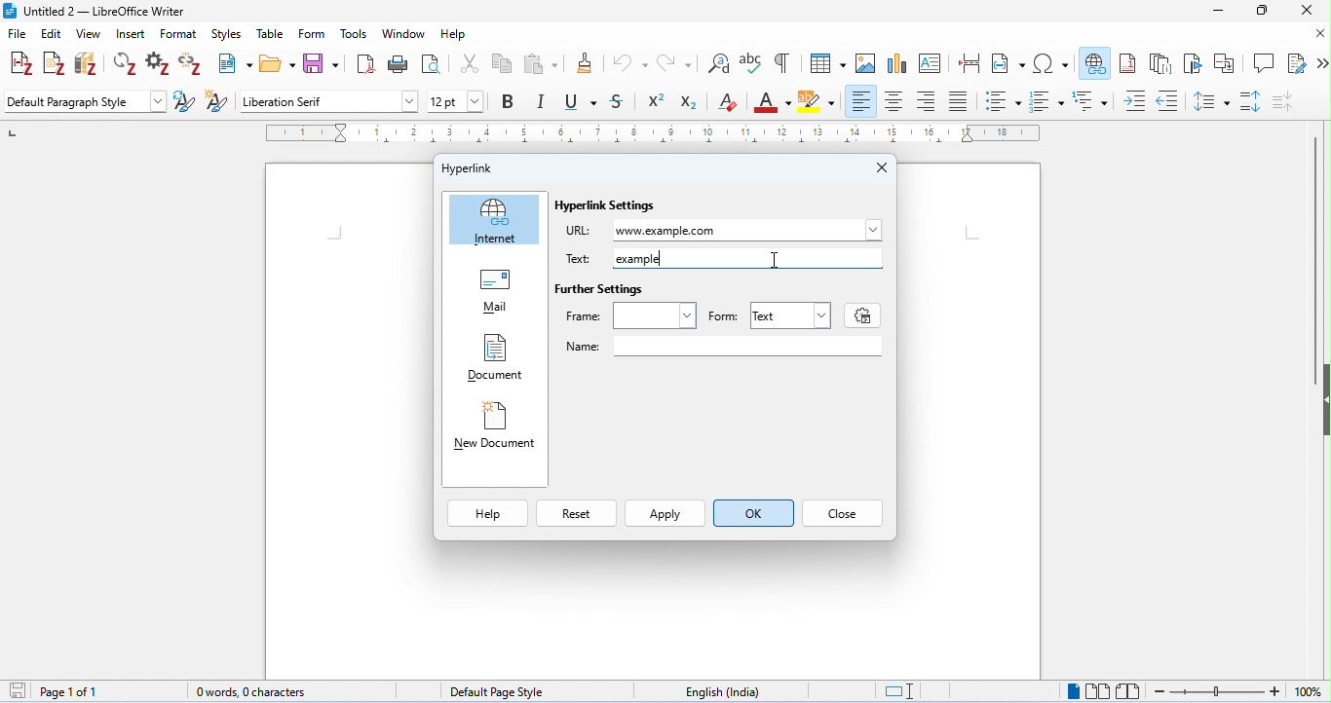 This screenshot has height=703, width=1331. What do you see at coordinates (492, 513) in the screenshot?
I see `Help` at bounding box center [492, 513].